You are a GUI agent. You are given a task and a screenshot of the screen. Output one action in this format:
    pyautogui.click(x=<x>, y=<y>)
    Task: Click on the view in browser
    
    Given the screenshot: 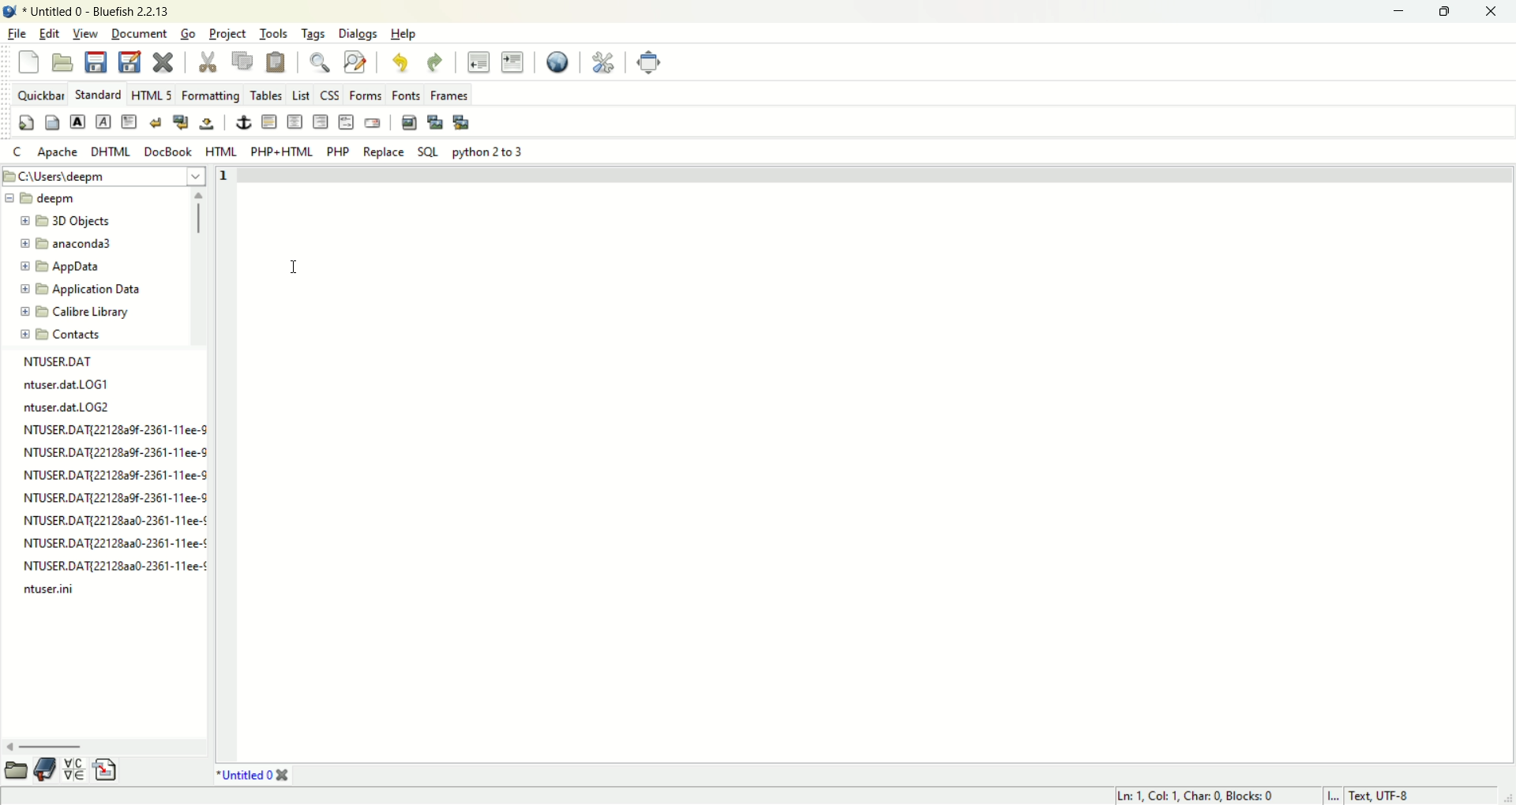 What is the action you would take?
    pyautogui.click(x=556, y=62)
    